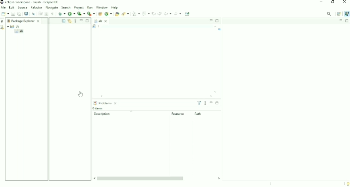 The image size is (350, 187). Describe the element at coordinates (157, 178) in the screenshot. I see `Horizontal scrollbar` at that location.